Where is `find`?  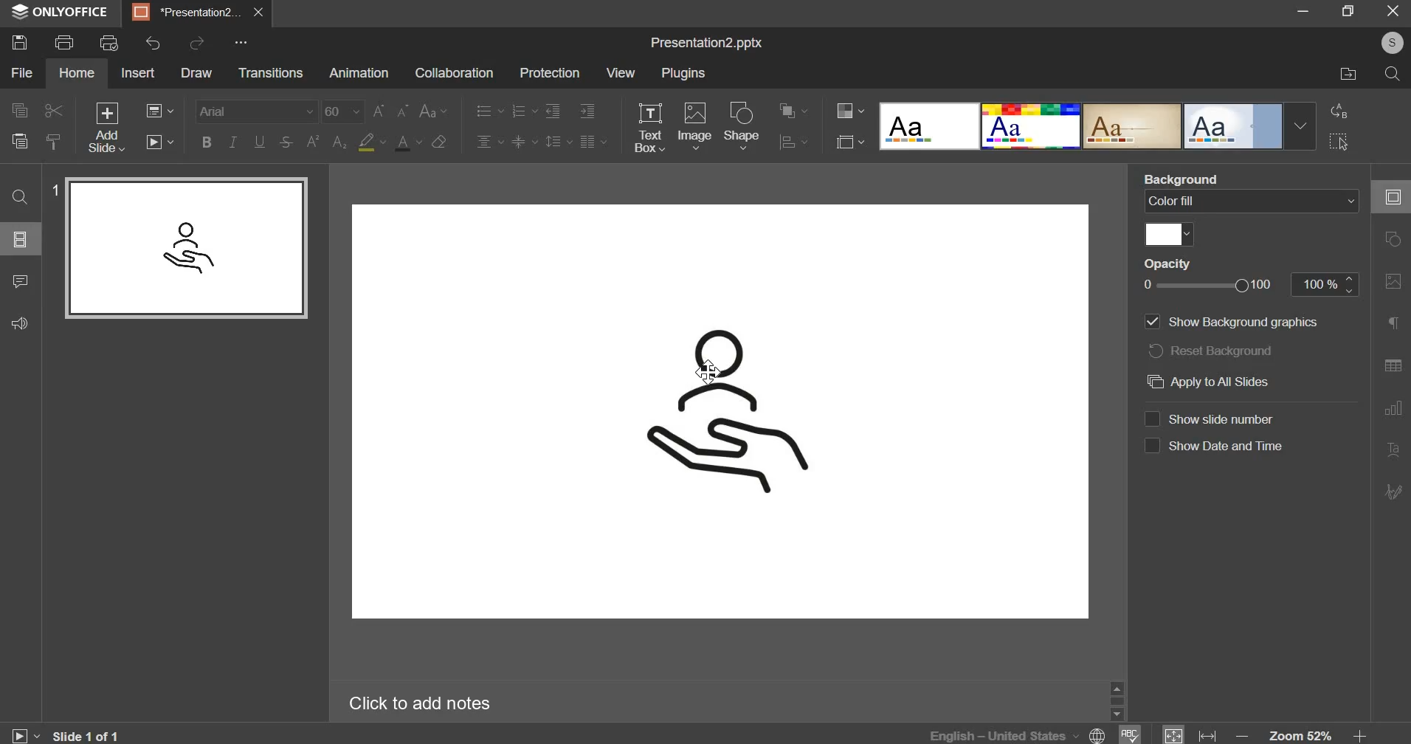
find is located at coordinates (18, 197).